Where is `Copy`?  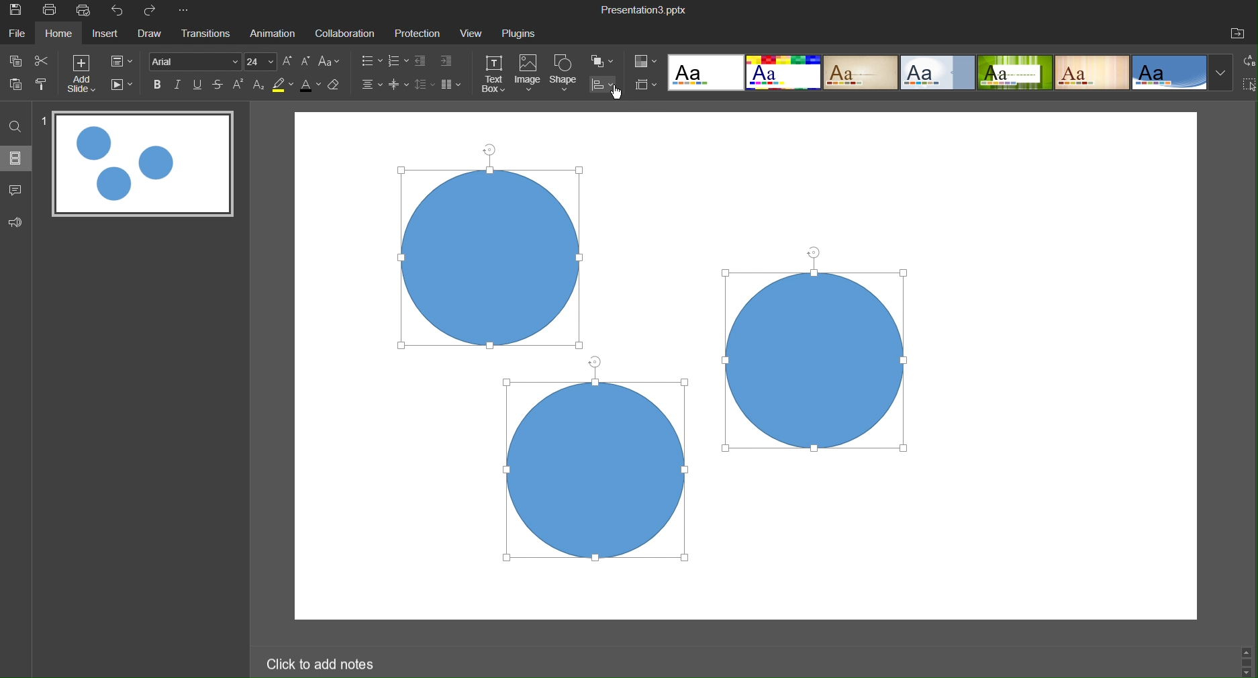 Copy is located at coordinates (15, 62).